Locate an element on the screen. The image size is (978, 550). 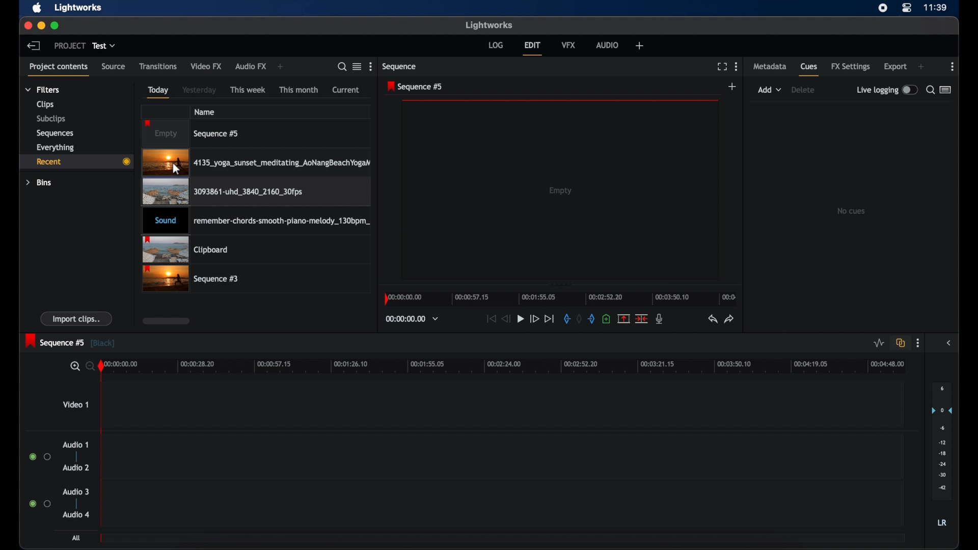
name is located at coordinates (205, 112).